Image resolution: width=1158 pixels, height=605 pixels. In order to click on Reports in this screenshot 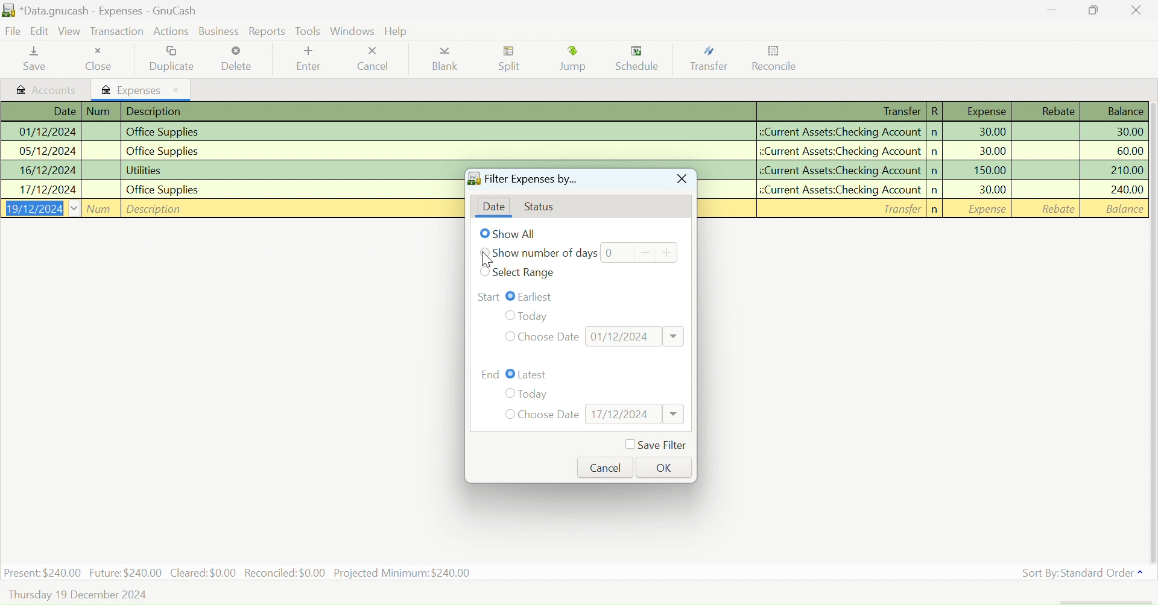, I will do `click(268, 31)`.